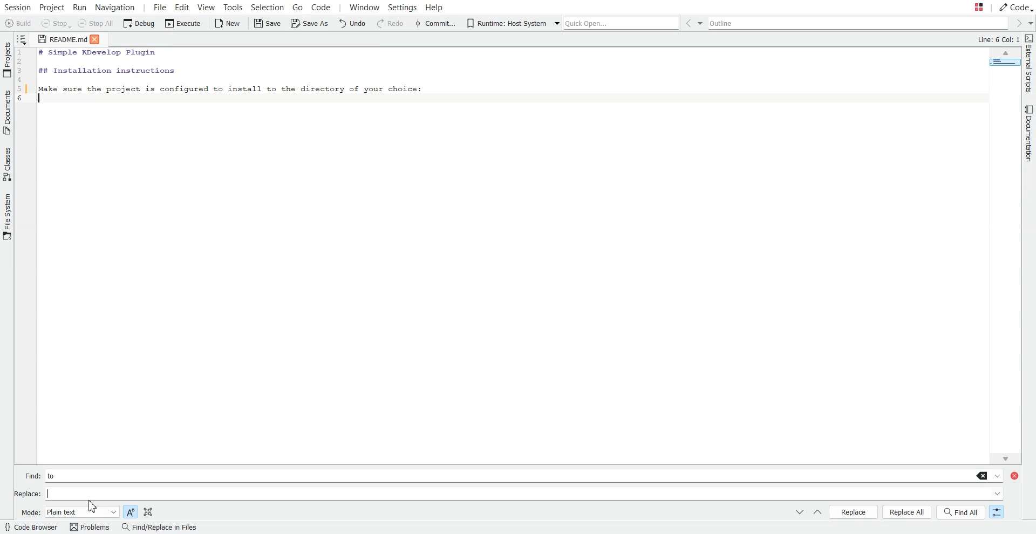 The height and width of the screenshot is (534, 1036). I want to click on Documentation, so click(1026, 134).